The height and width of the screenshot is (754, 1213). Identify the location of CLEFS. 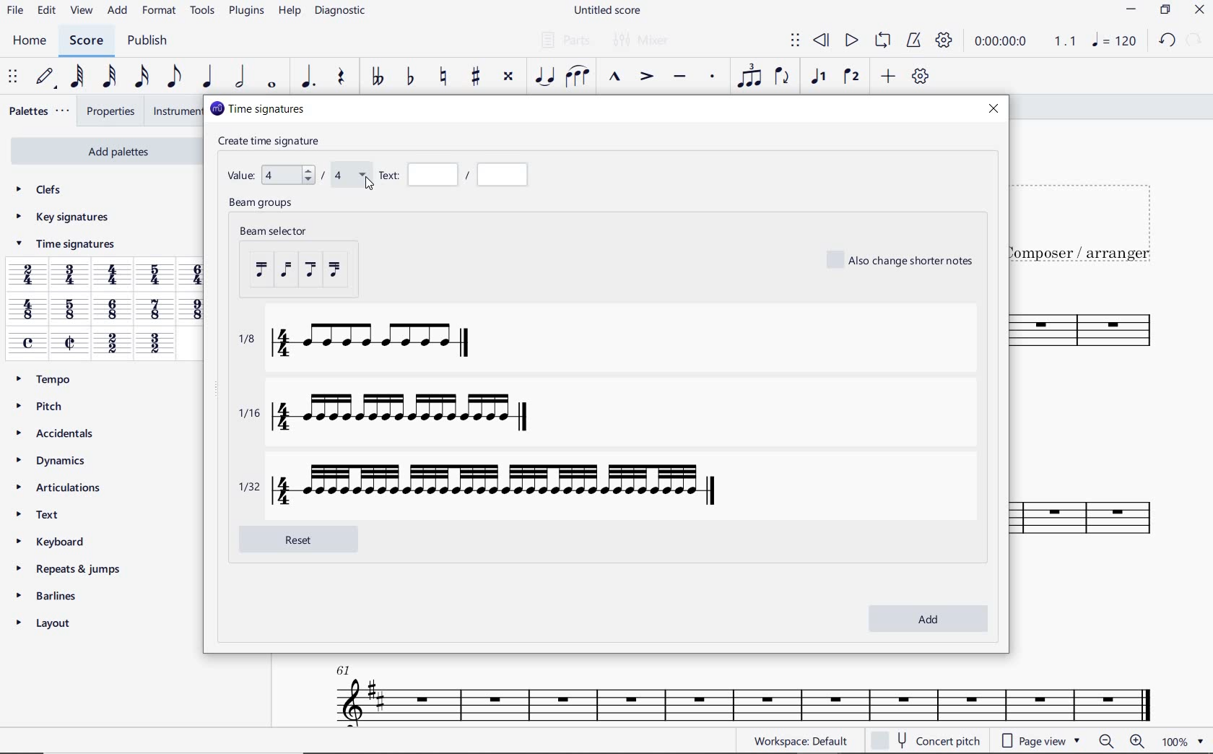
(40, 191).